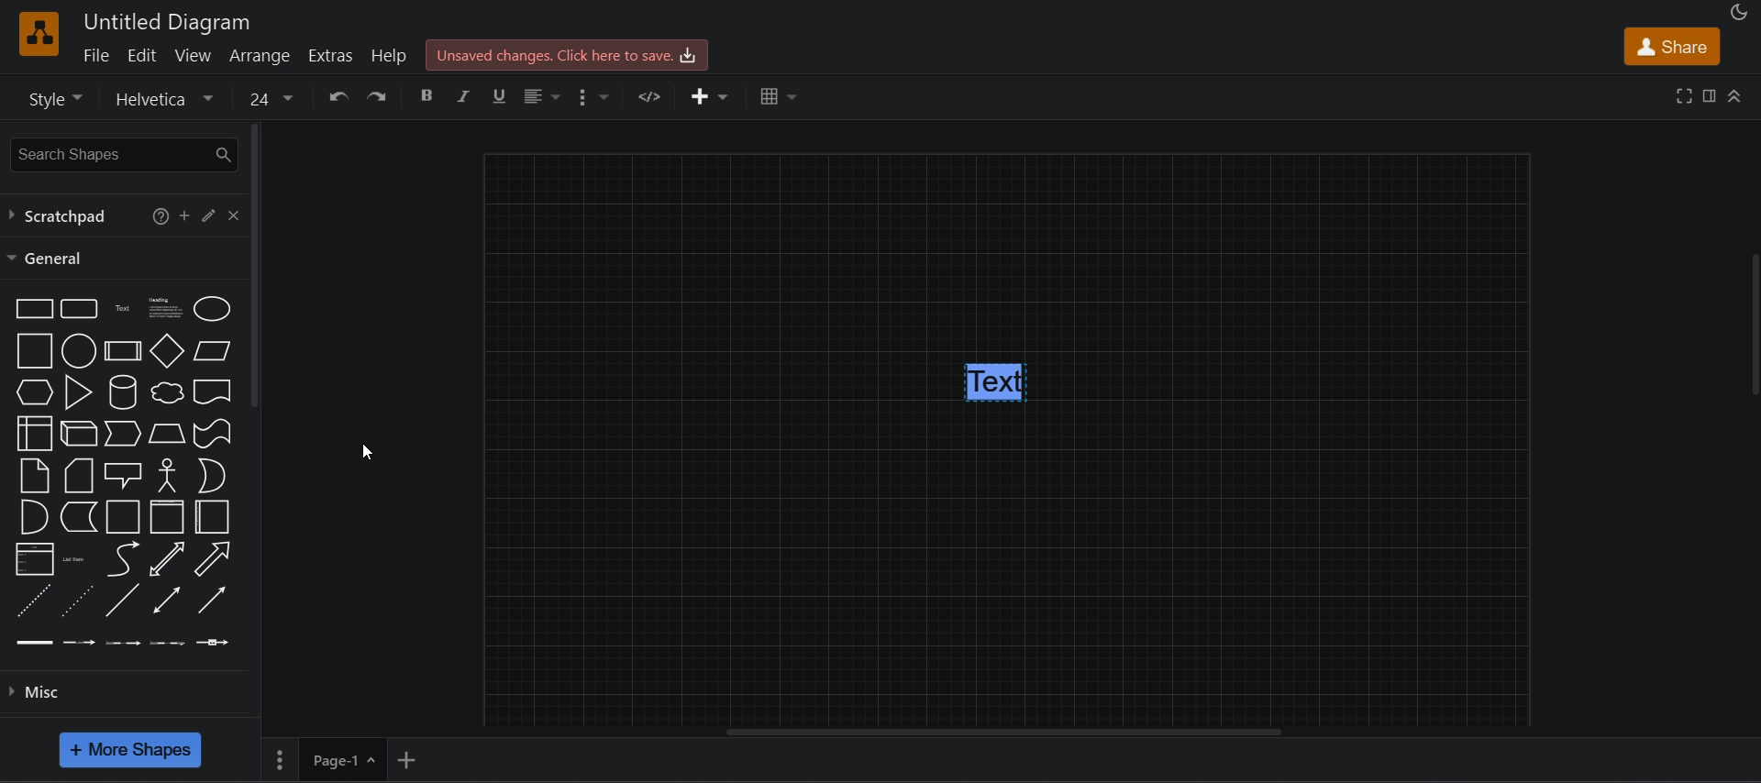 The image size is (1761, 783). I want to click on general, so click(48, 259).